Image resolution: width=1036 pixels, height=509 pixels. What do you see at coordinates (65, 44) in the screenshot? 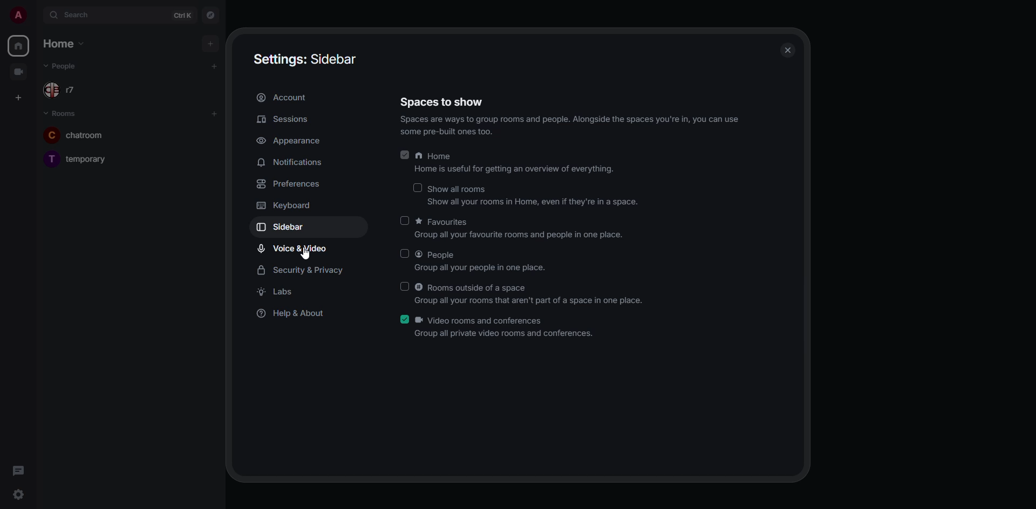
I see `home` at bounding box center [65, 44].